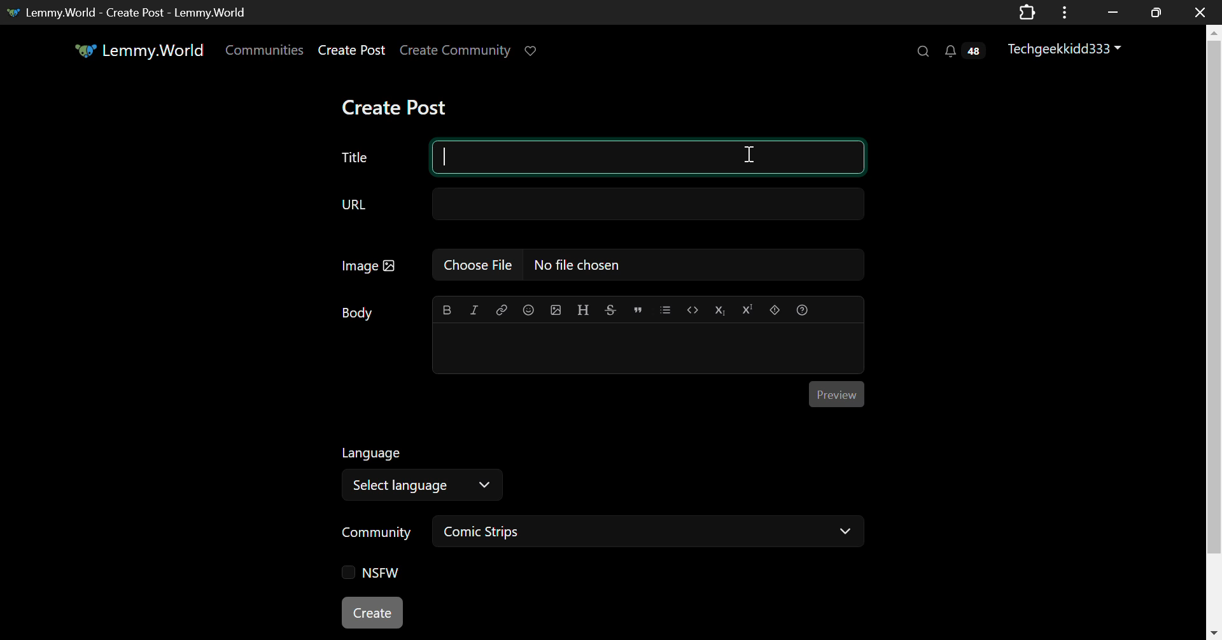  What do you see at coordinates (374, 533) in the screenshot?
I see `Community` at bounding box center [374, 533].